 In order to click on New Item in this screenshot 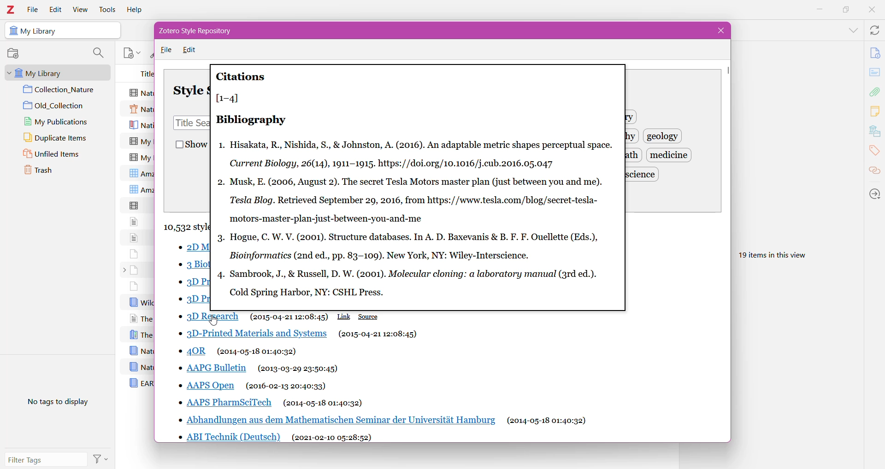, I will do `click(131, 52)`.